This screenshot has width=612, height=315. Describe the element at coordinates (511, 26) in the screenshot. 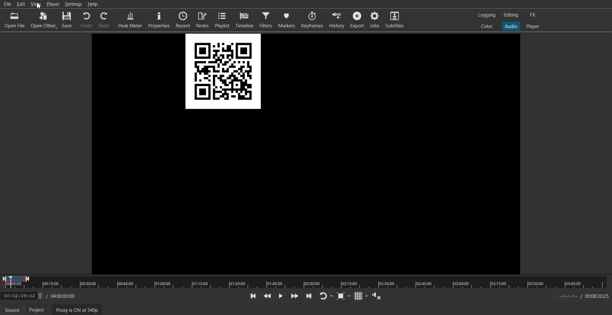

I see `Switch to the Audio layout` at that location.